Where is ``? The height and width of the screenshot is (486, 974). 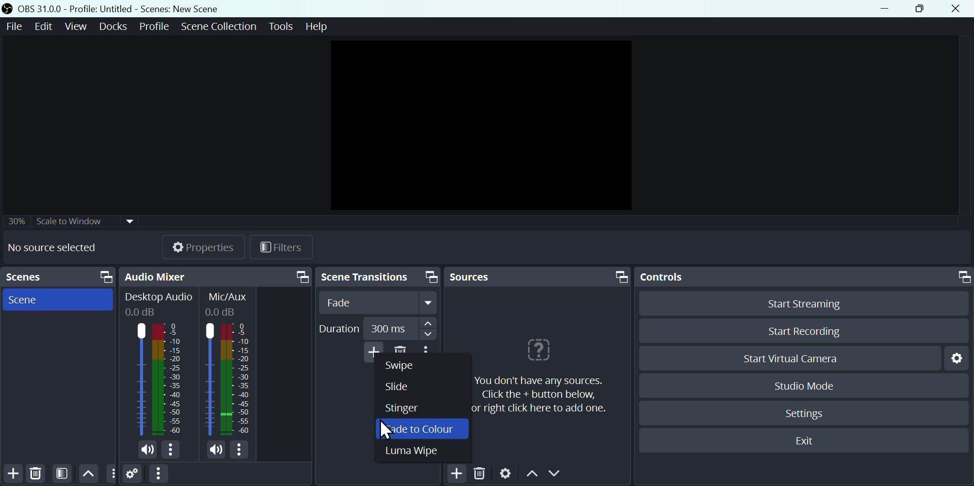  is located at coordinates (155, 25).